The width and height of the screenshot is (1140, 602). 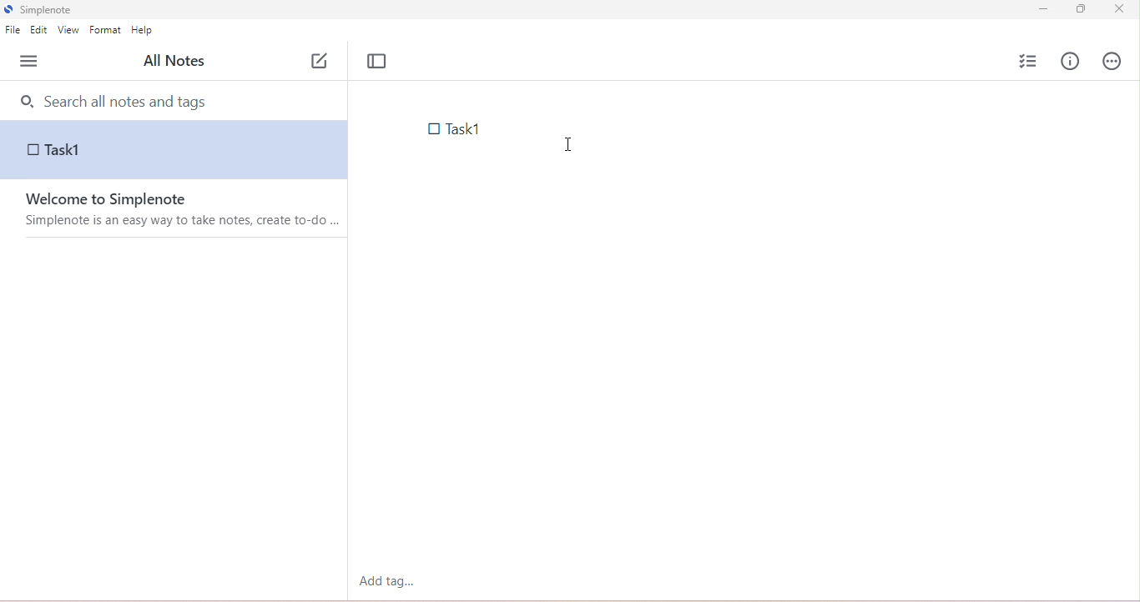 I want to click on toggle focus mode, so click(x=377, y=62).